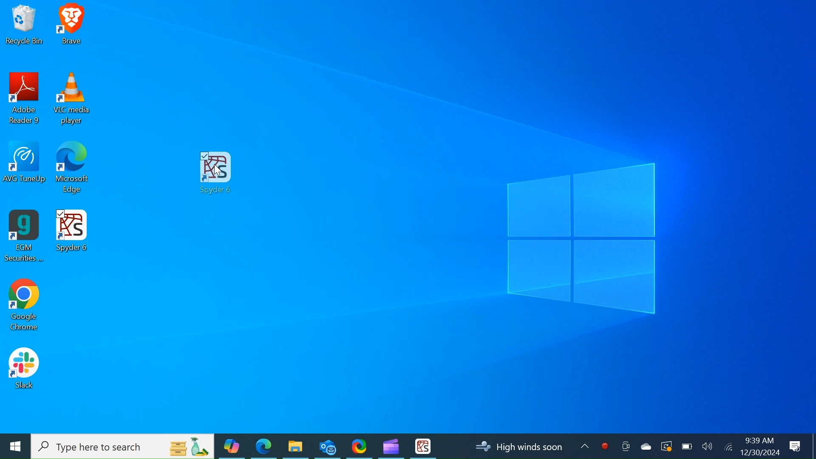 The image size is (816, 459). What do you see at coordinates (605, 446) in the screenshot?
I see `Record` at bounding box center [605, 446].